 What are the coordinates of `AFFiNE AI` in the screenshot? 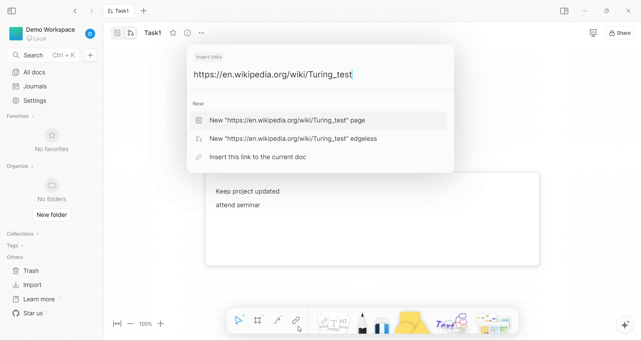 It's located at (626, 323).